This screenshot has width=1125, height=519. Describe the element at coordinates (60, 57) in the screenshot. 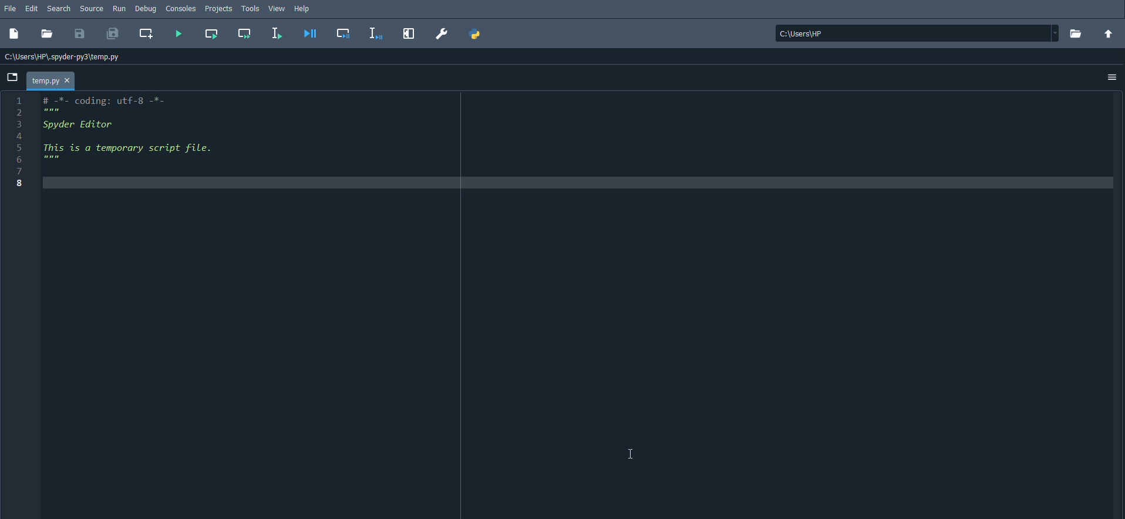

I see `C:\Users\HP\.spyder-py3\temp.py` at that location.